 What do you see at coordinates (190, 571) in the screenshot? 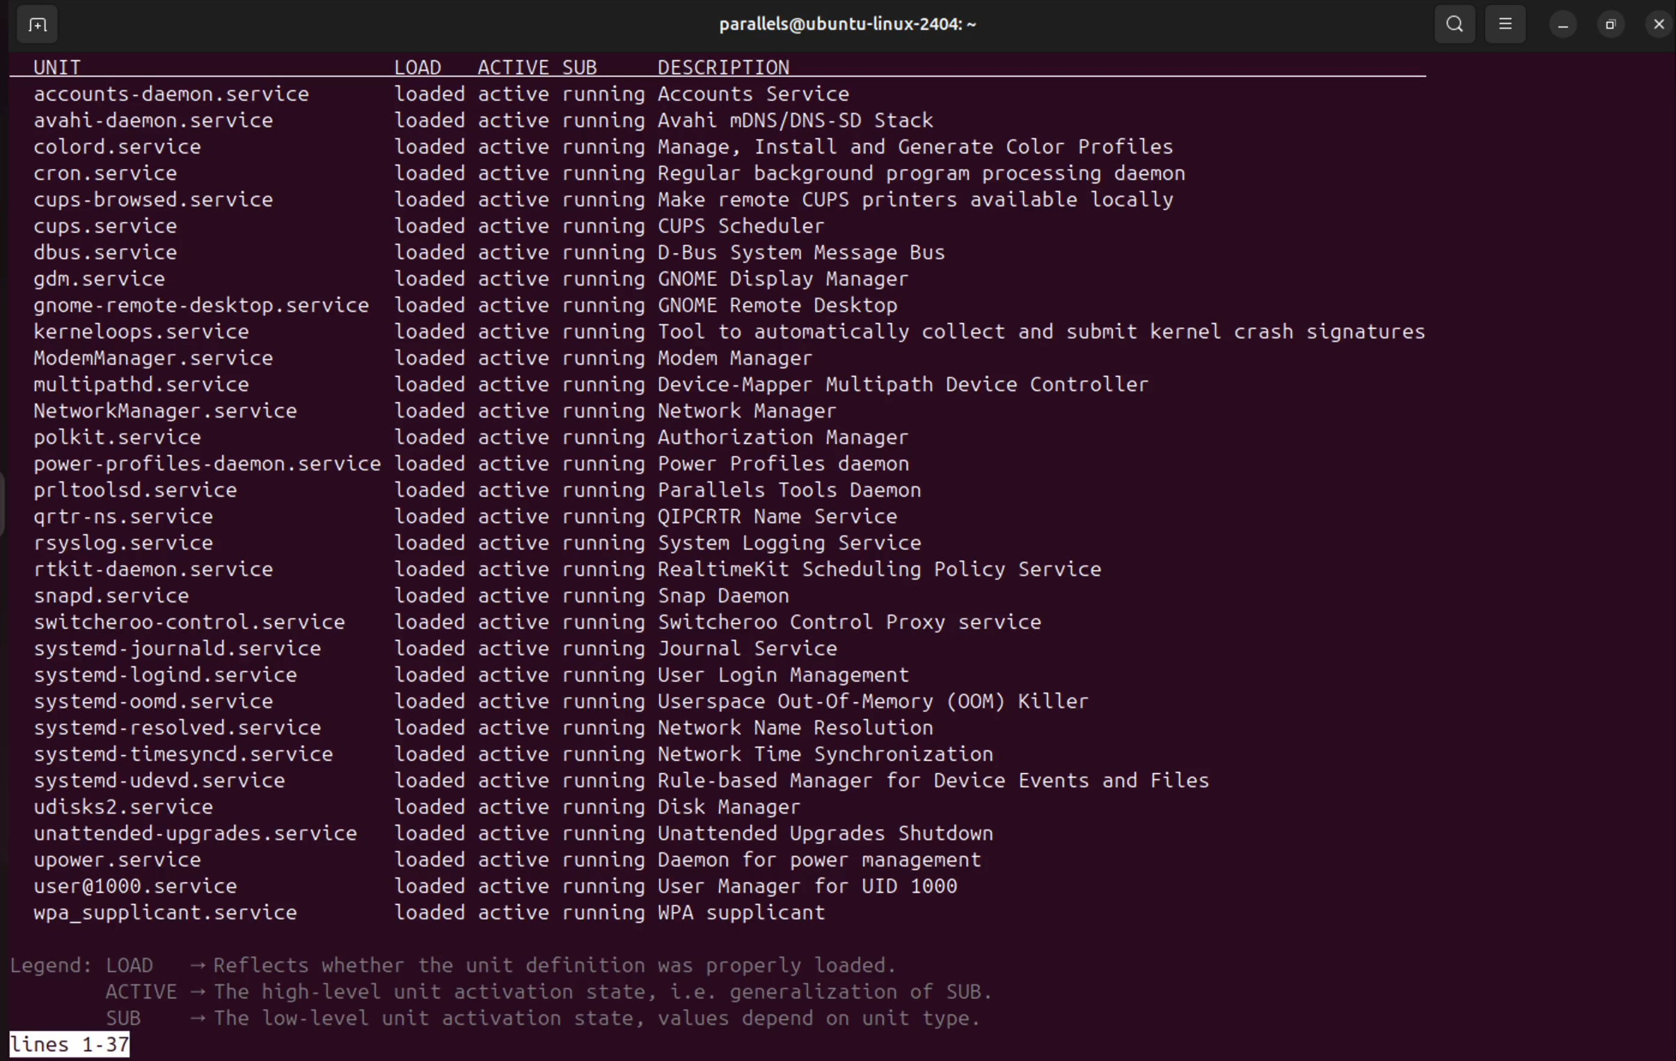
I see `rkit daemon service` at bounding box center [190, 571].